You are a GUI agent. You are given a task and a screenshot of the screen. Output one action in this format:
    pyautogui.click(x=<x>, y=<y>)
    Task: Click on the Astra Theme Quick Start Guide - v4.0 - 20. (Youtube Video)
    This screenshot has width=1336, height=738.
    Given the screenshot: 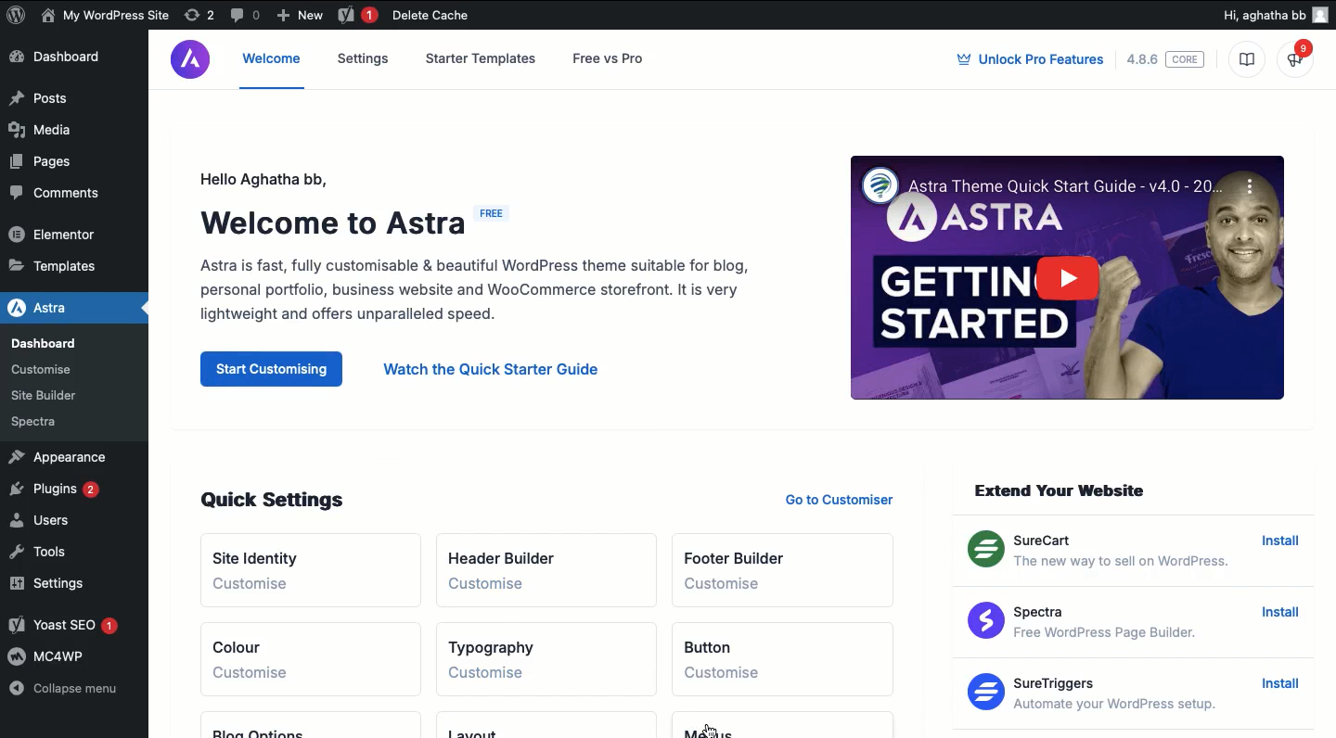 What is the action you would take?
    pyautogui.click(x=1061, y=279)
    